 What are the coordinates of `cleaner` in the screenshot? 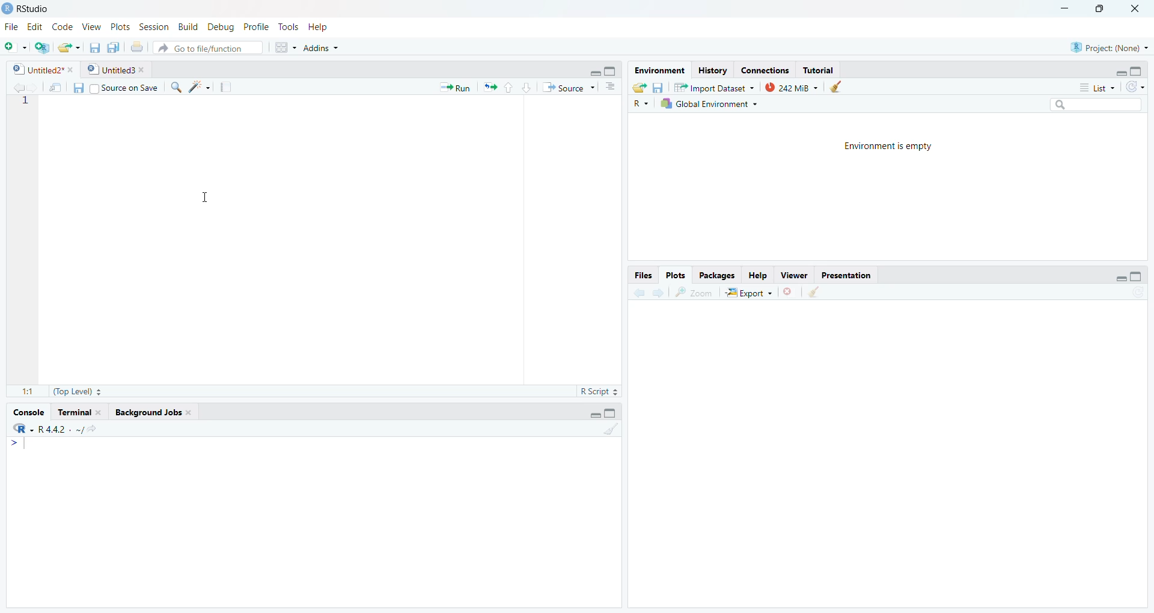 It's located at (841, 87).